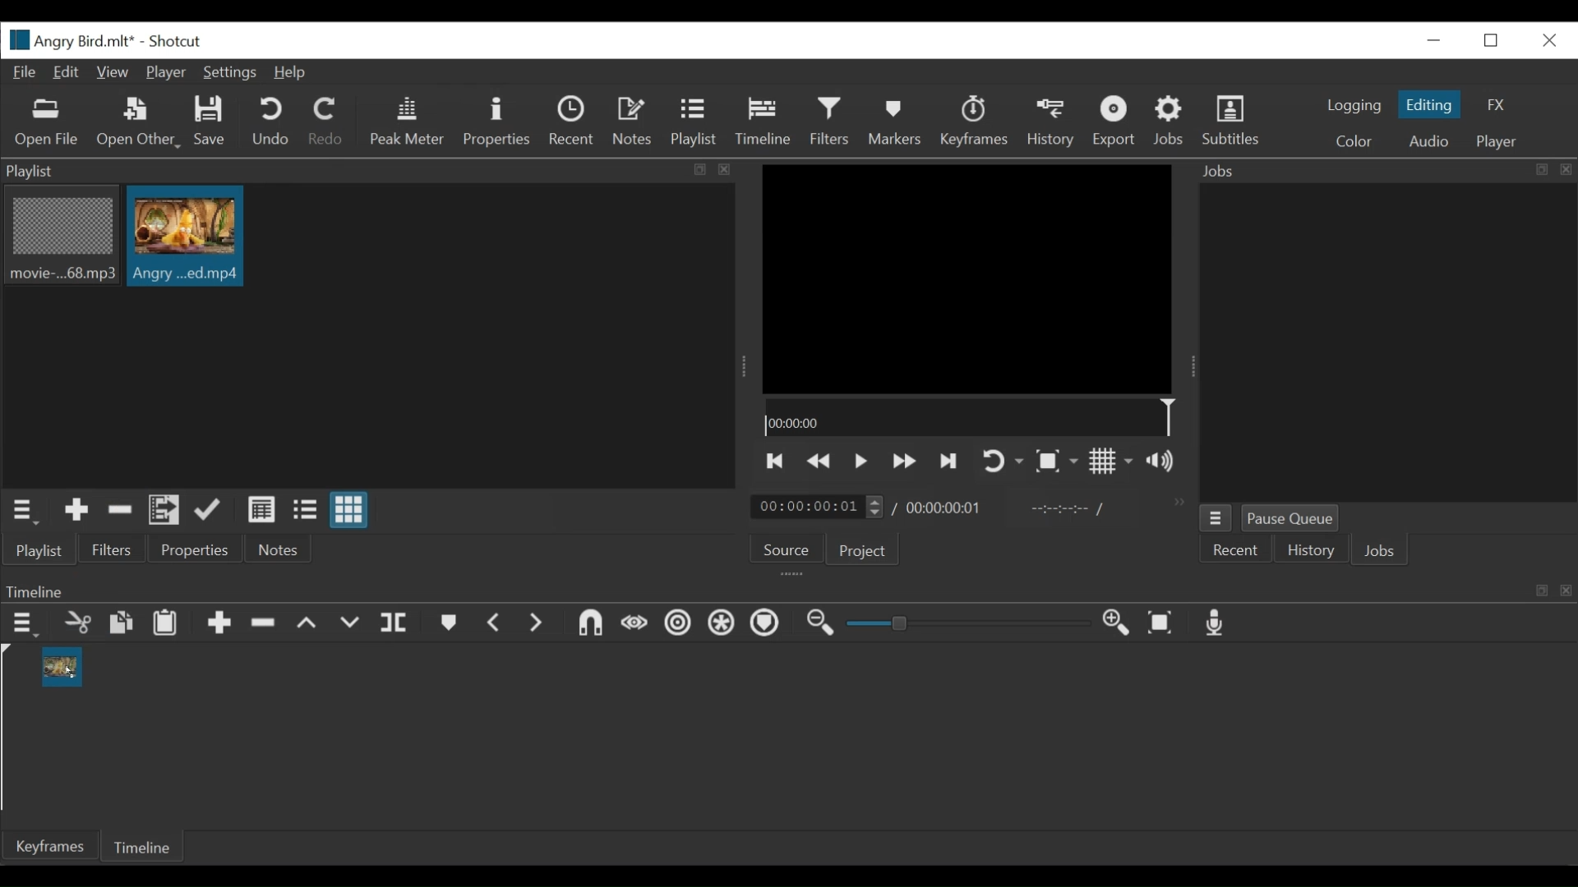 This screenshot has width=1578, height=887. Describe the element at coordinates (496, 123) in the screenshot. I see `Properties` at that location.